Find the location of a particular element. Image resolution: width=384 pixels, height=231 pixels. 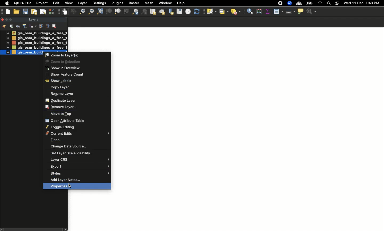

Open the layer styling panel is located at coordinates (4, 26).